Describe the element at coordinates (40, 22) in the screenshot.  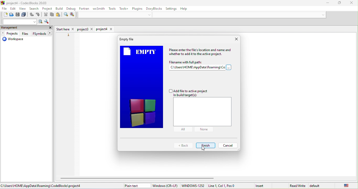
I see `run search` at that location.